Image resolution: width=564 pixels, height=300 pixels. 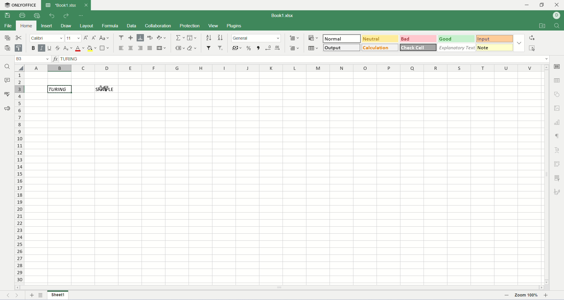 I want to click on calculation, so click(x=381, y=47).